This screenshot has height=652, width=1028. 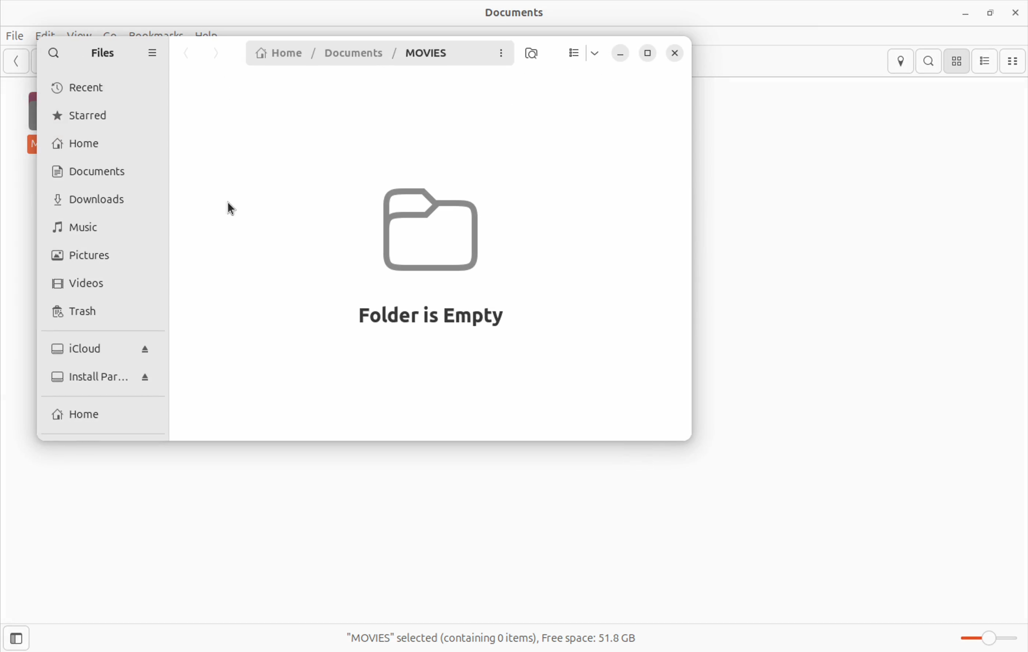 What do you see at coordinates (595, 53) in the screenshot?
I see `Down Arrow` at bounding box center [595, 53].